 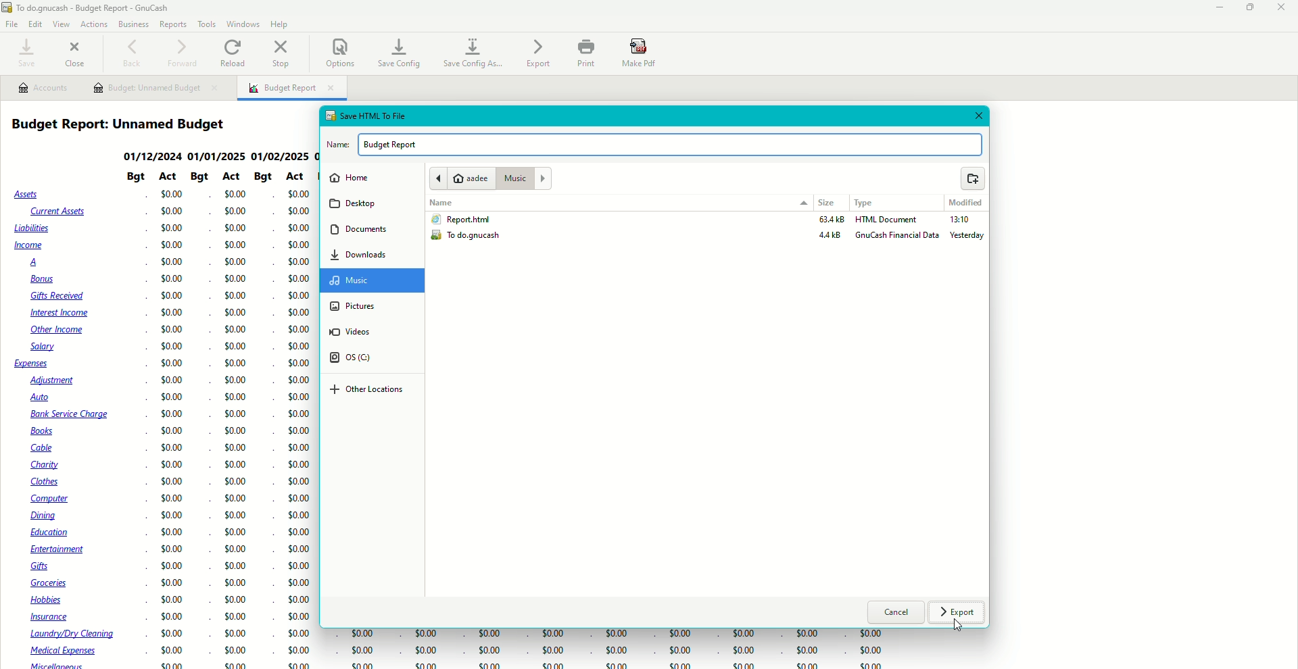 What do you see at coordinates (283, 55) in the screenshot?
I see `Stop` at bounding box center [283, 55].